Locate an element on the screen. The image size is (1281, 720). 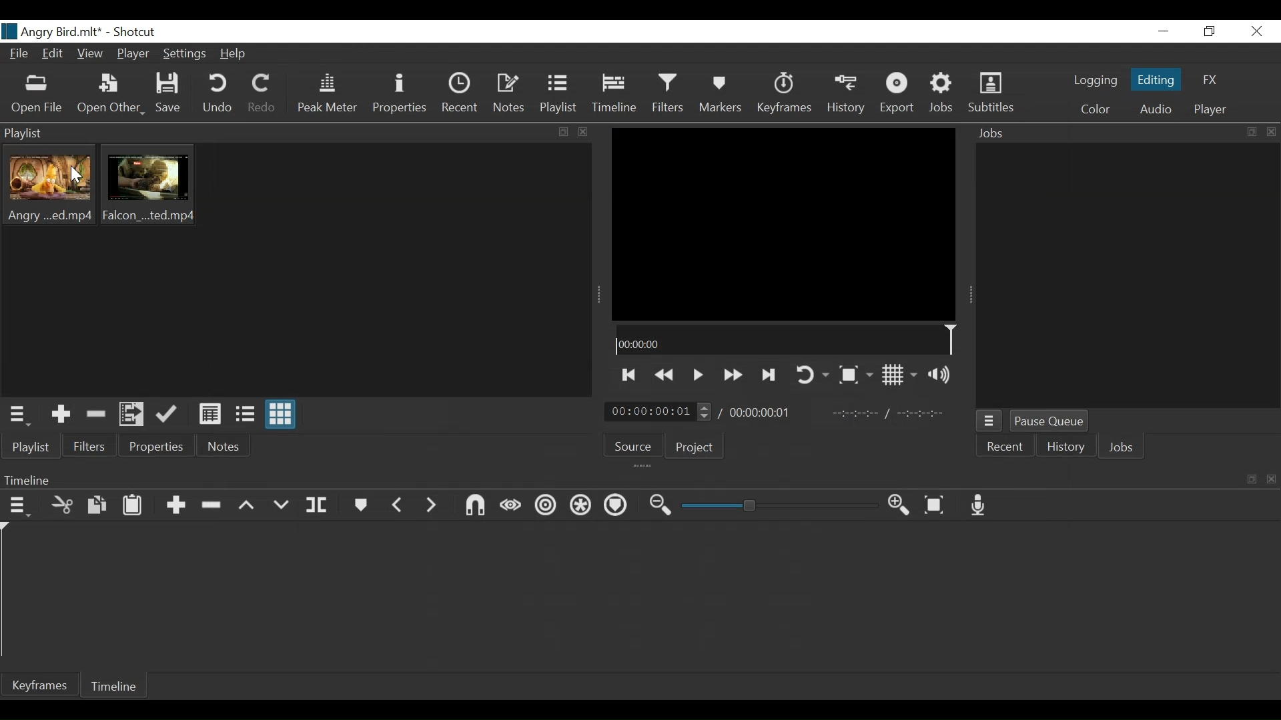
Zoom timeline in is located at coordinates (901, 505).